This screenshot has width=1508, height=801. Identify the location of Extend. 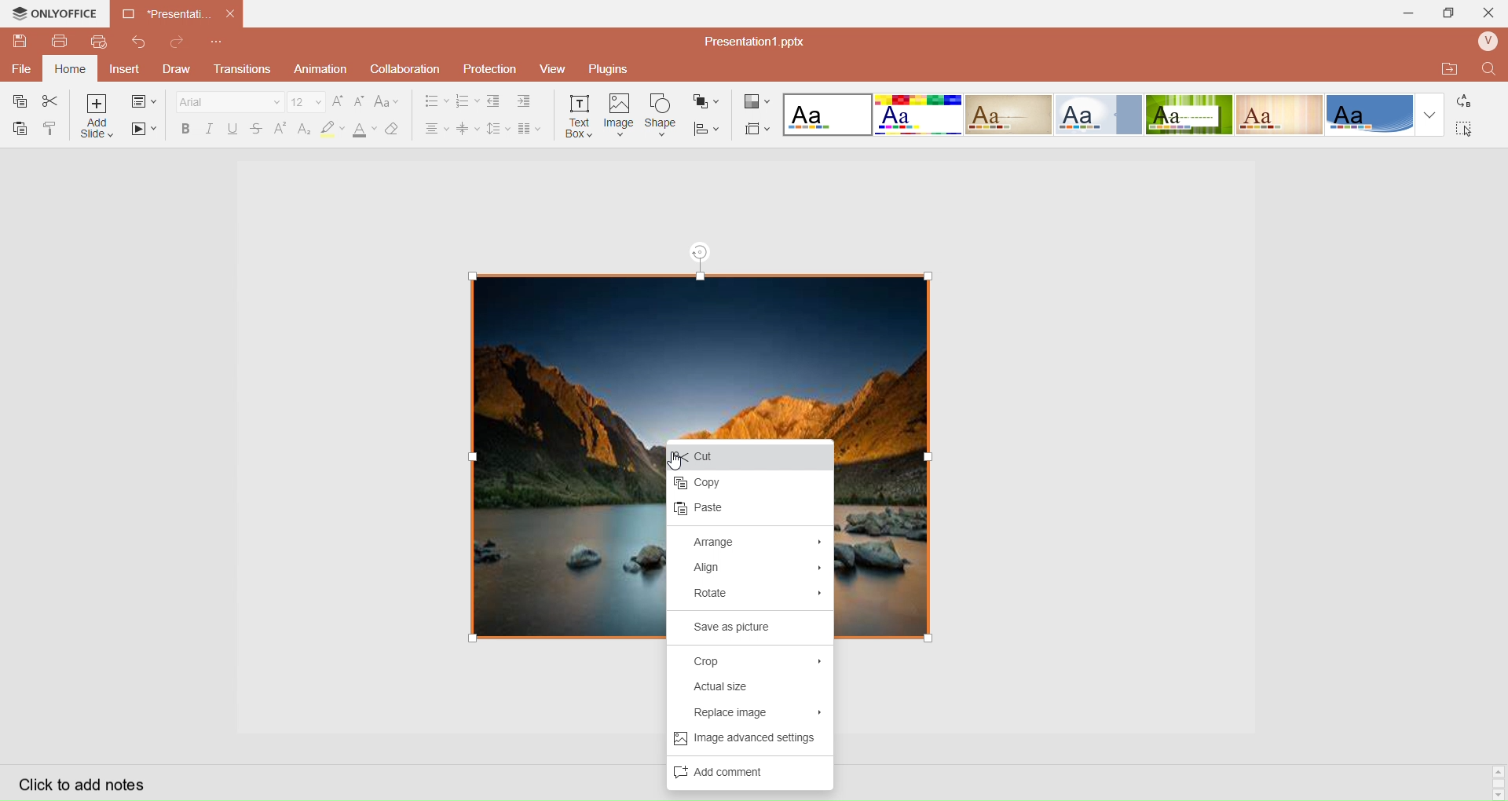
(1456, 12).